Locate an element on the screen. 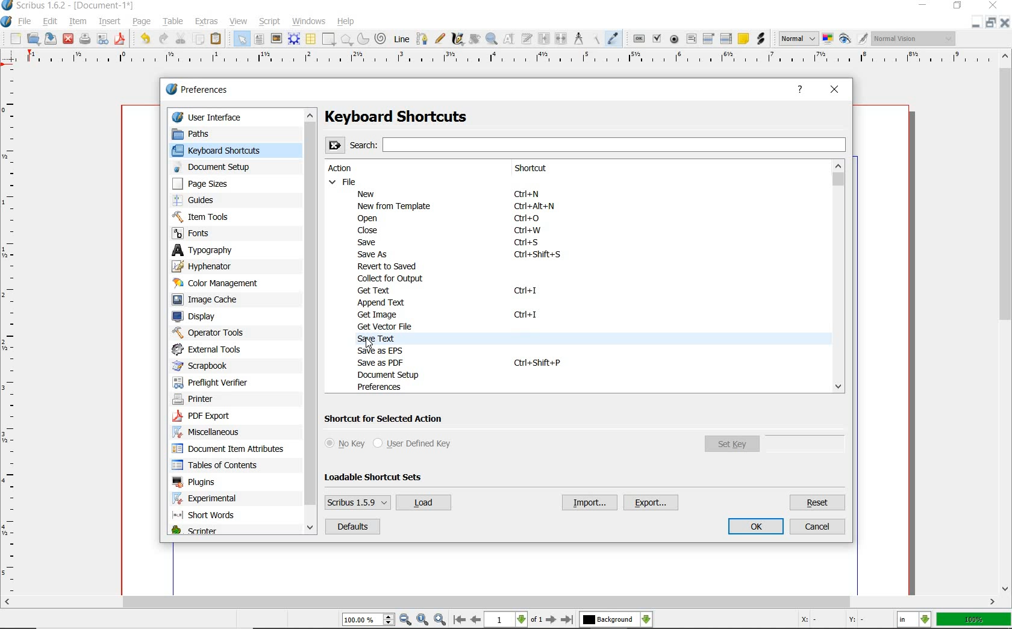 The image size is (1012, 629). keyboard shortcuts is located at coordinates (226, 150).